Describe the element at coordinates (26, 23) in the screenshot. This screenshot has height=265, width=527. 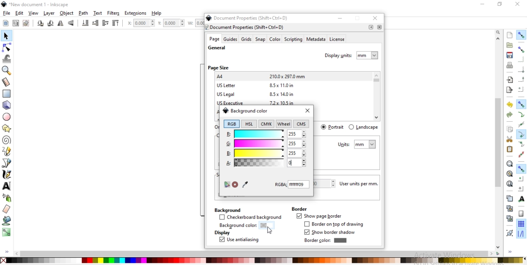
I see `deselct any selected objects or nodes` at that location.